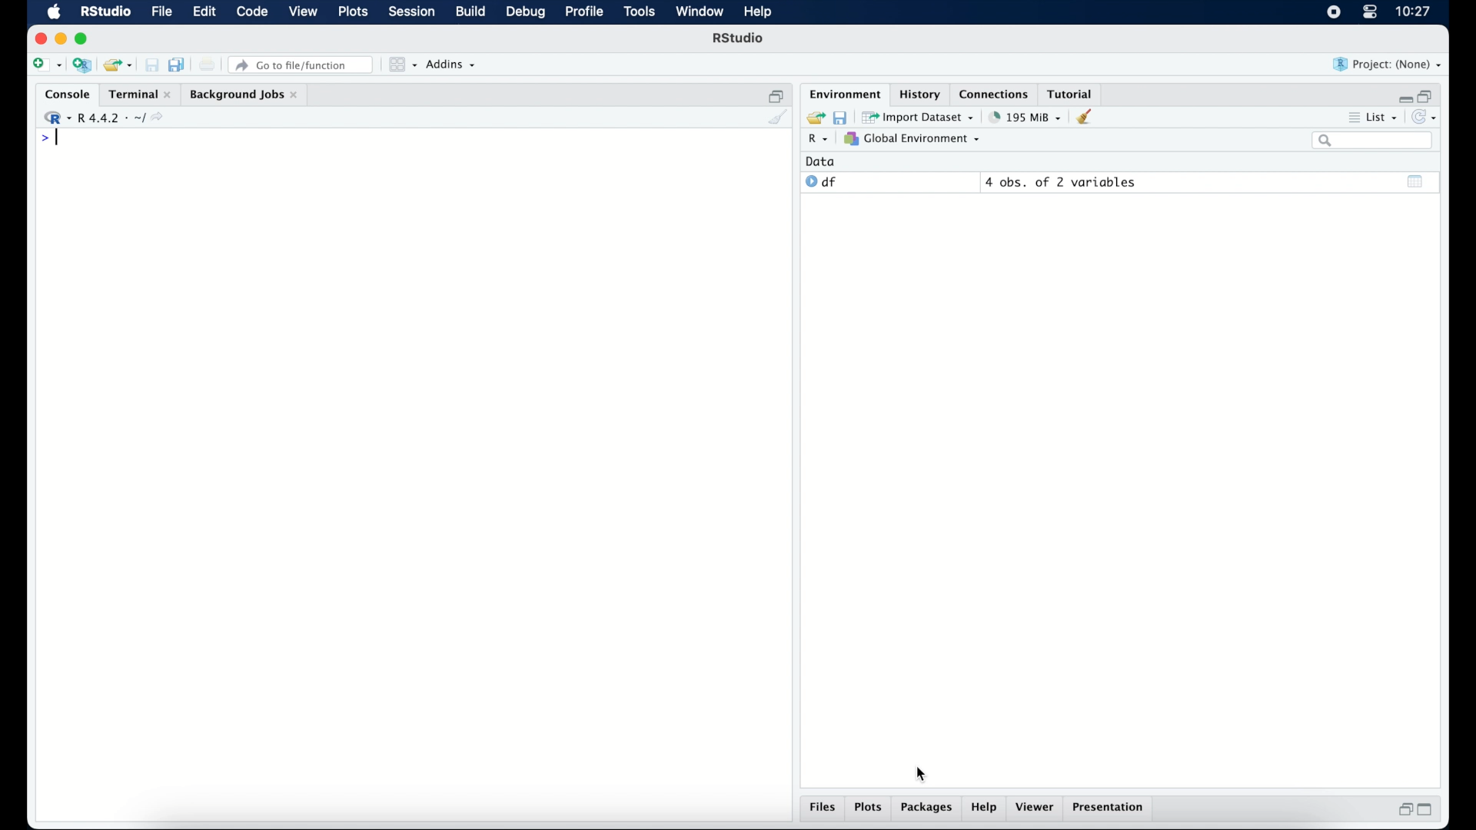  Describe the element at coordinates (304, 13) in the screenshot. I see `view` at that location.